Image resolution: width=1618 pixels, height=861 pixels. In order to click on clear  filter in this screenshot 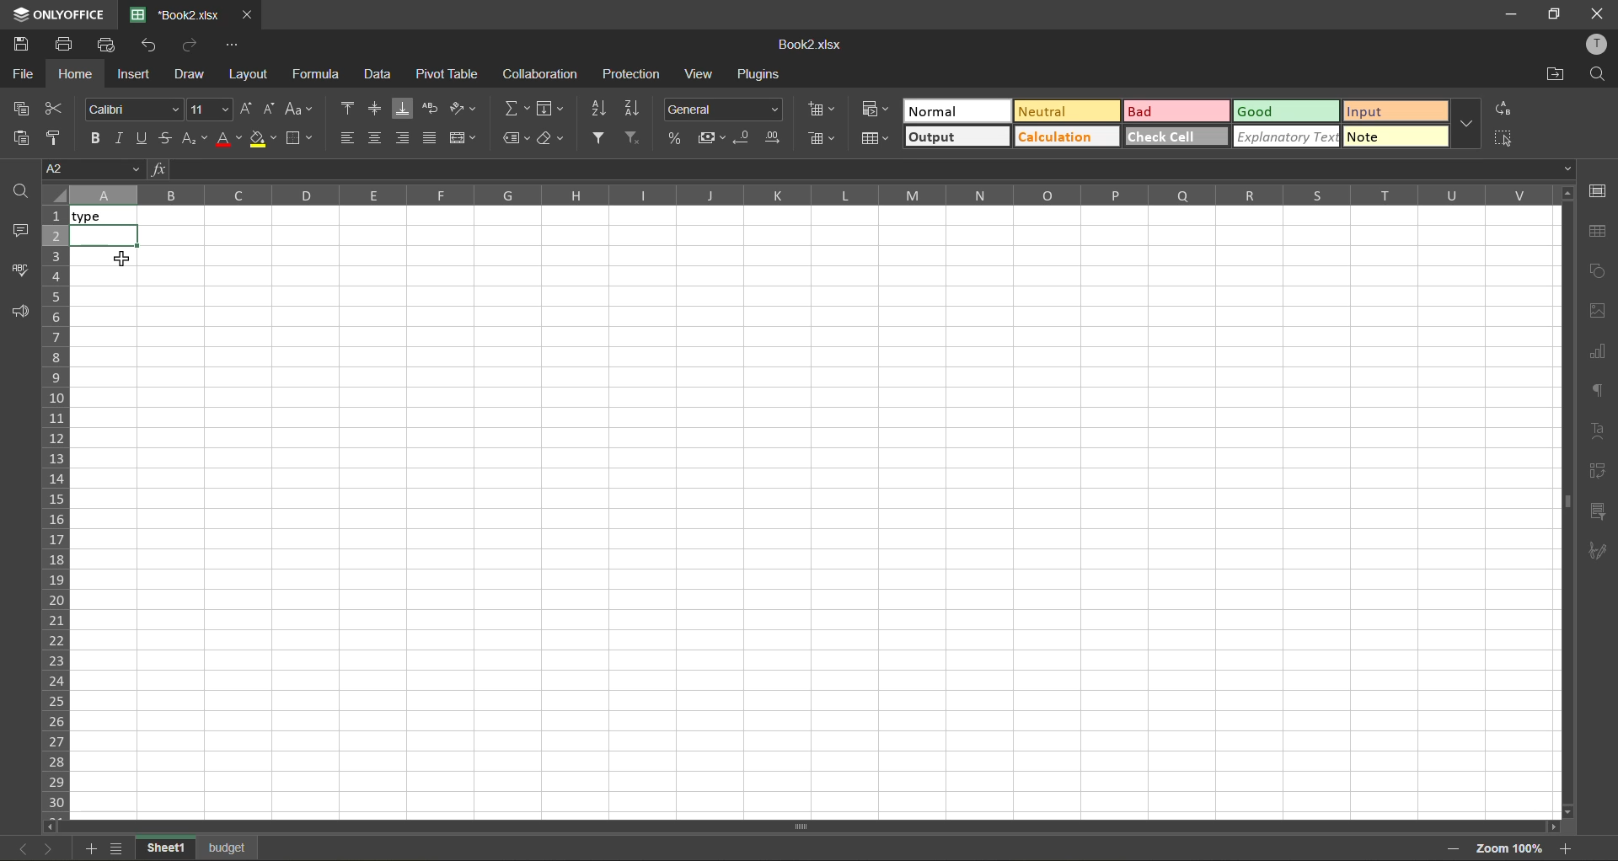, I will do `click(638, 138)`.